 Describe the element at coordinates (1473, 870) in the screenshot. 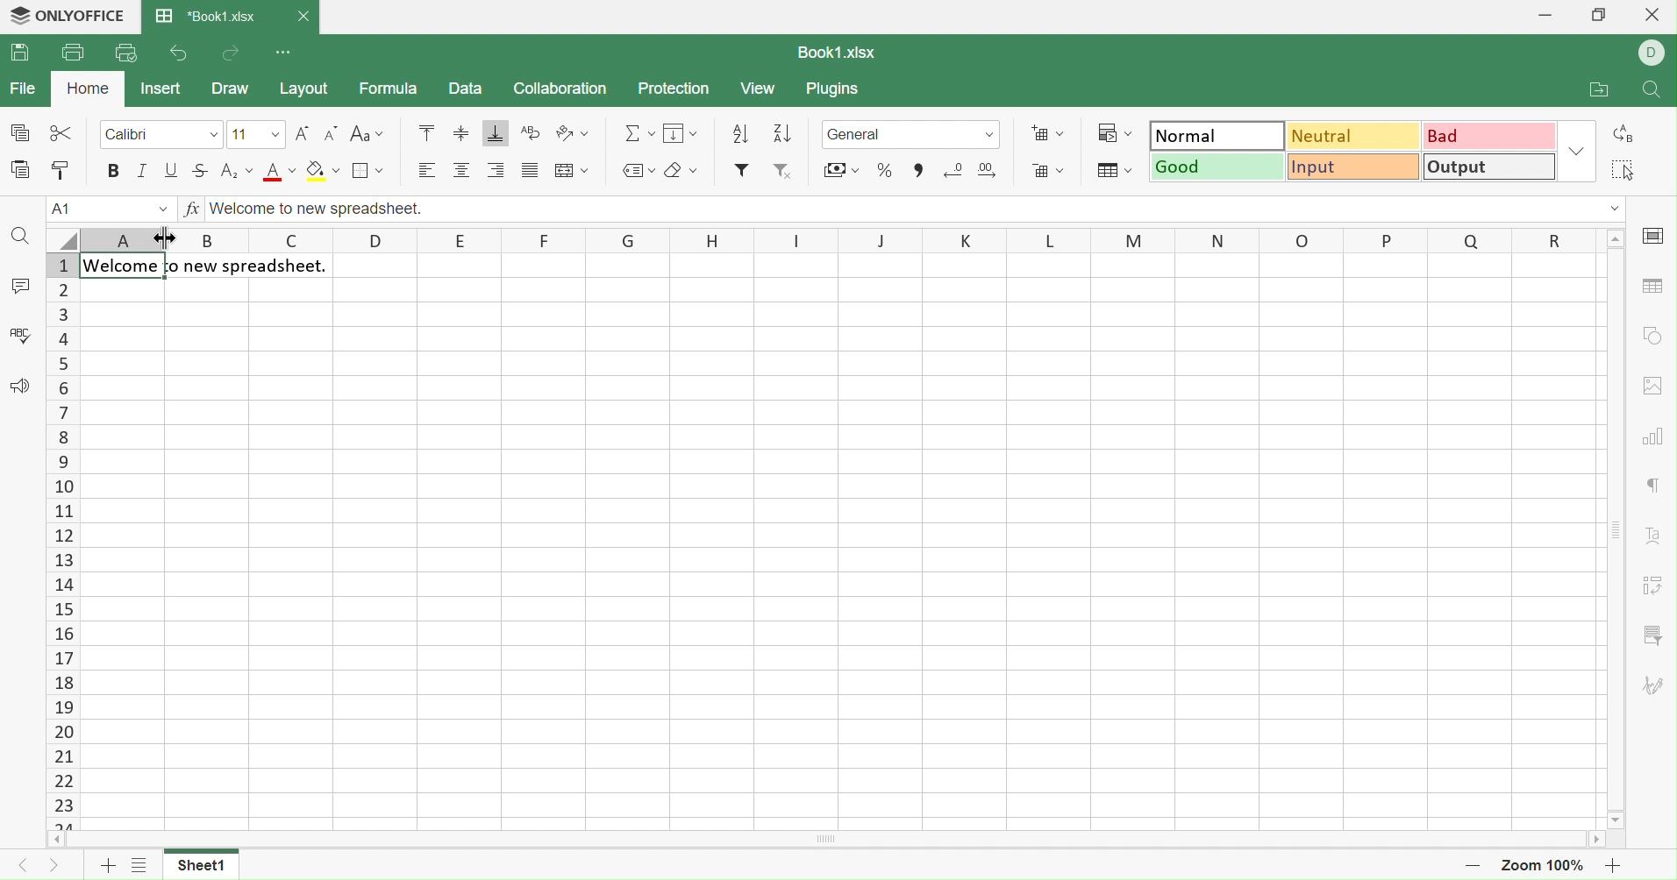

I see `Zoom Out` at that location.